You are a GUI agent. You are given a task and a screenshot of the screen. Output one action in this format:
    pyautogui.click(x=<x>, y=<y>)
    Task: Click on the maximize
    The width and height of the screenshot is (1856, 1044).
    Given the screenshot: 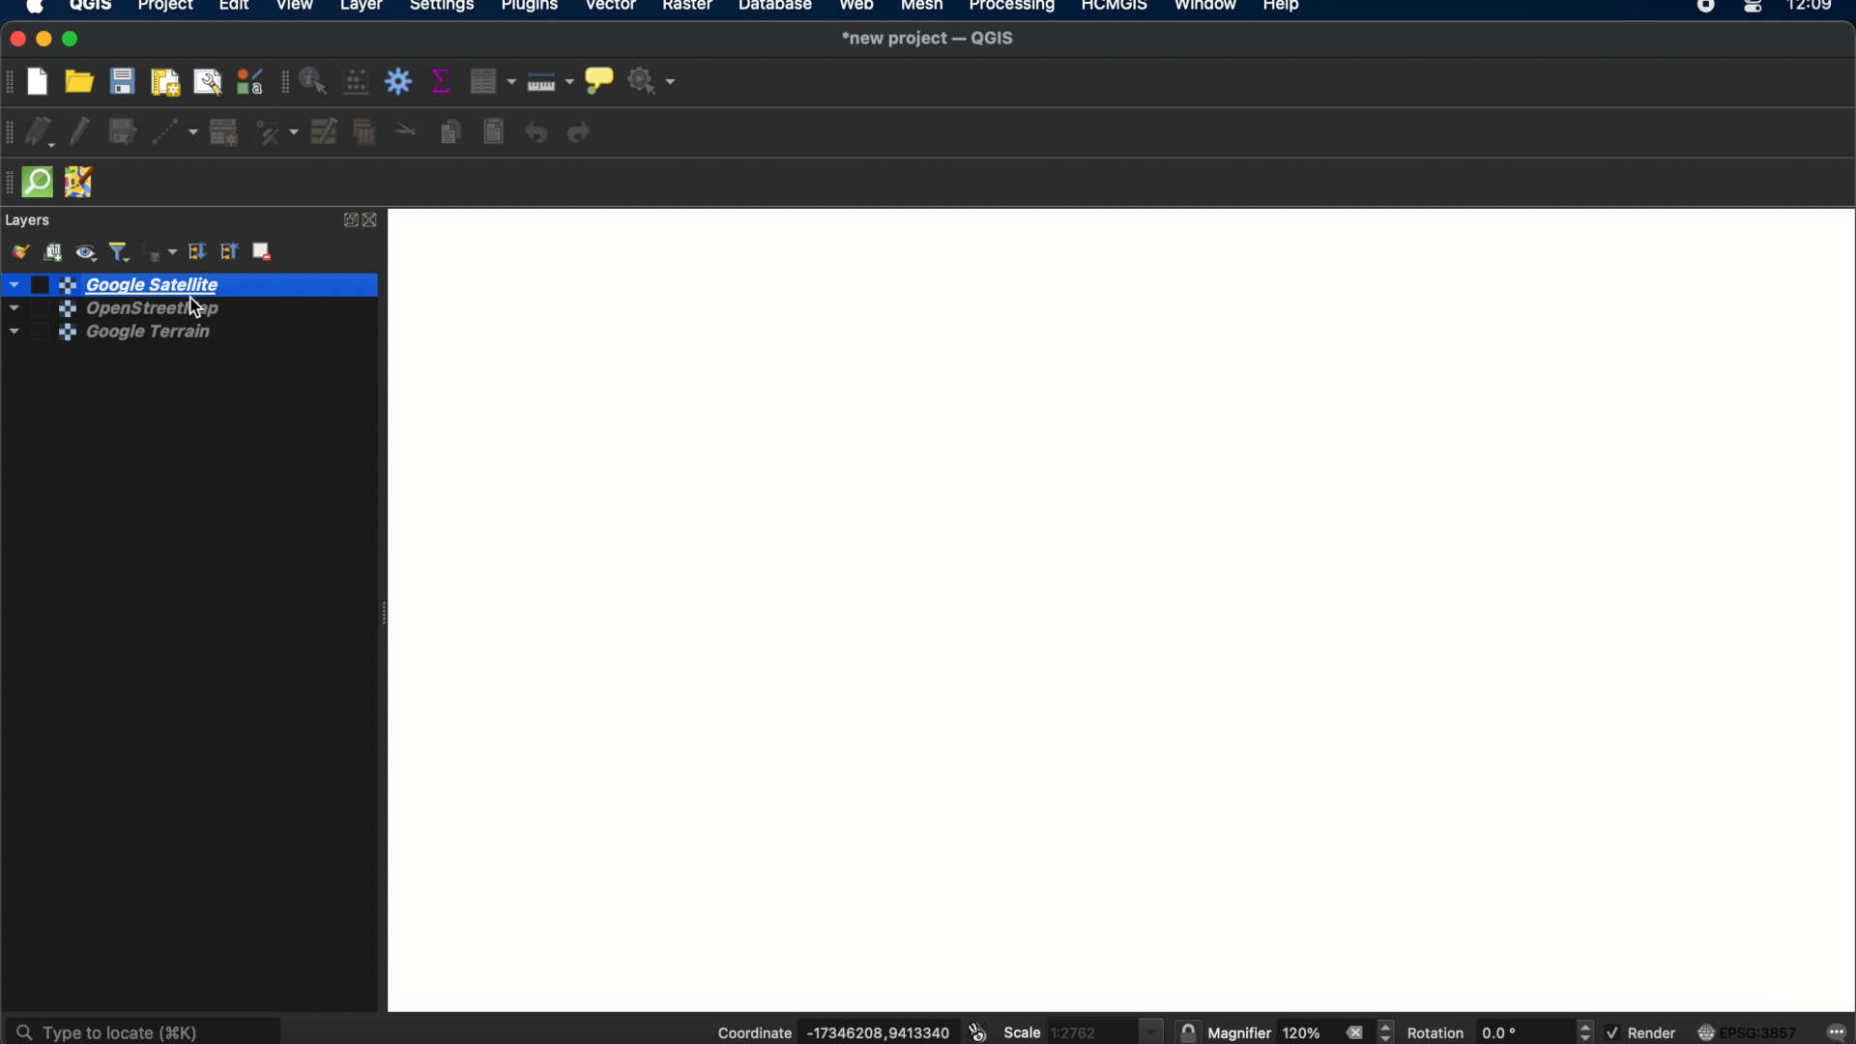 What is the action you would take?
    pyautogui.click(x=74, y=40)
    